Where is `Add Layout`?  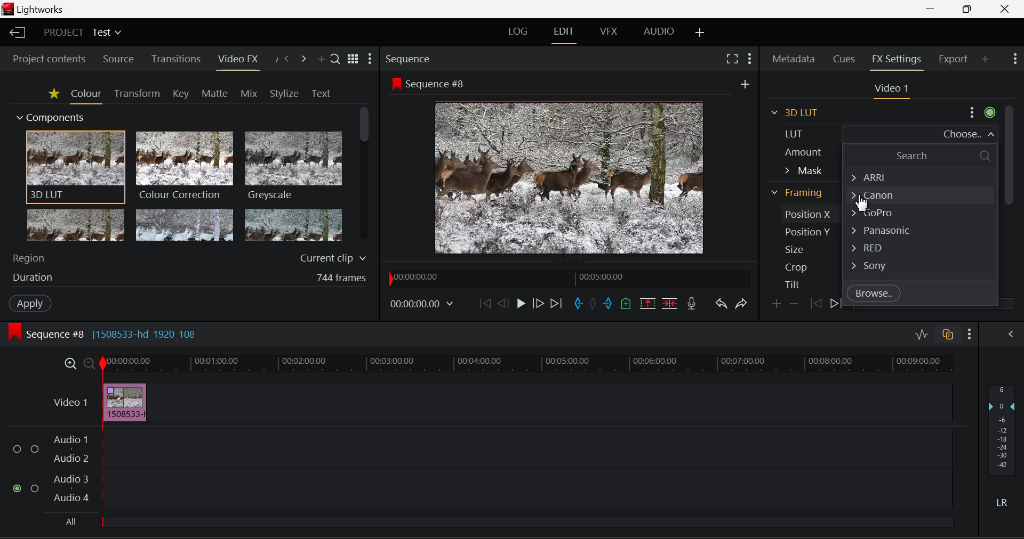
Add Layout is located at coordinates (699, 32).